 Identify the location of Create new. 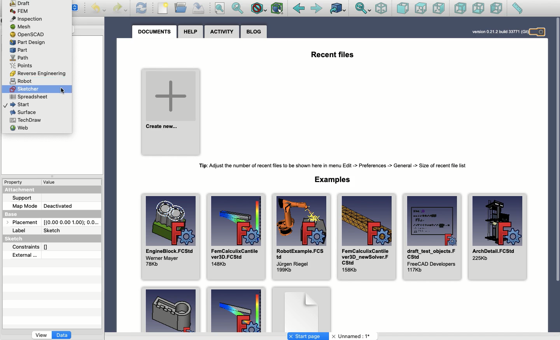
(171, 113).